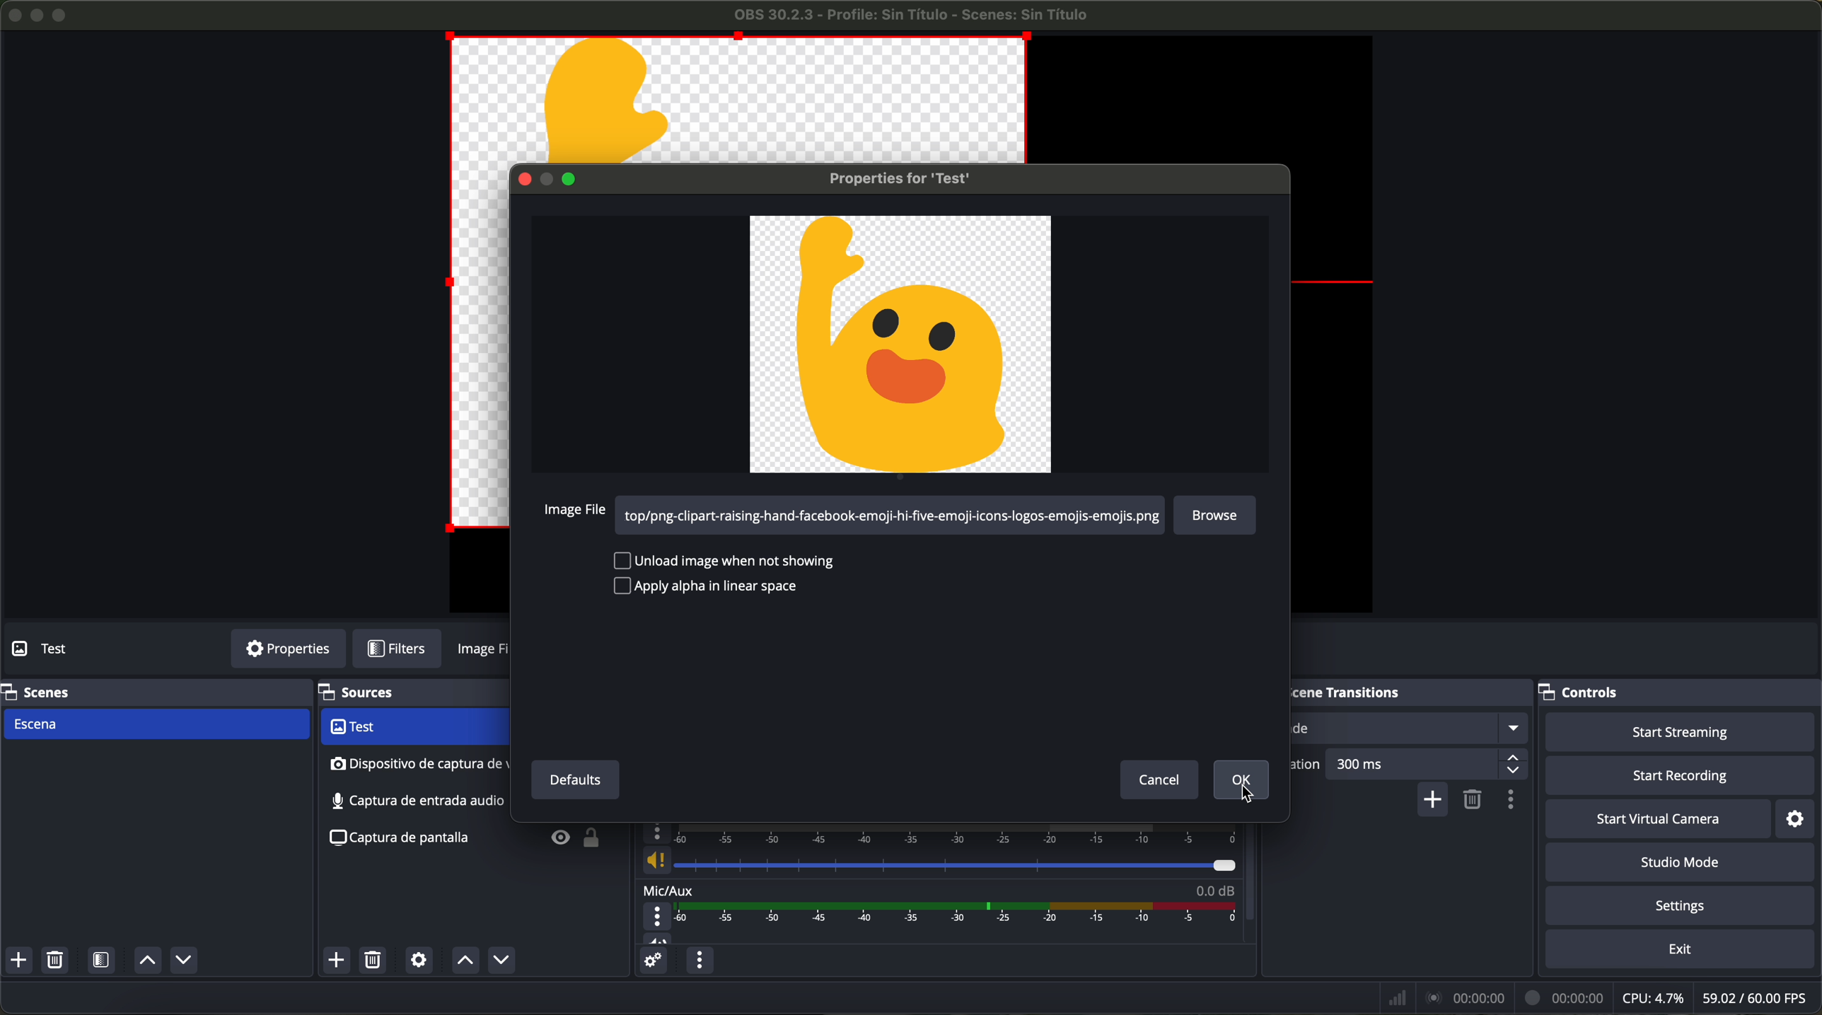  Describe the element at coordinates (576, 842) in the screenshot. I see `unloack/visible` at that location.